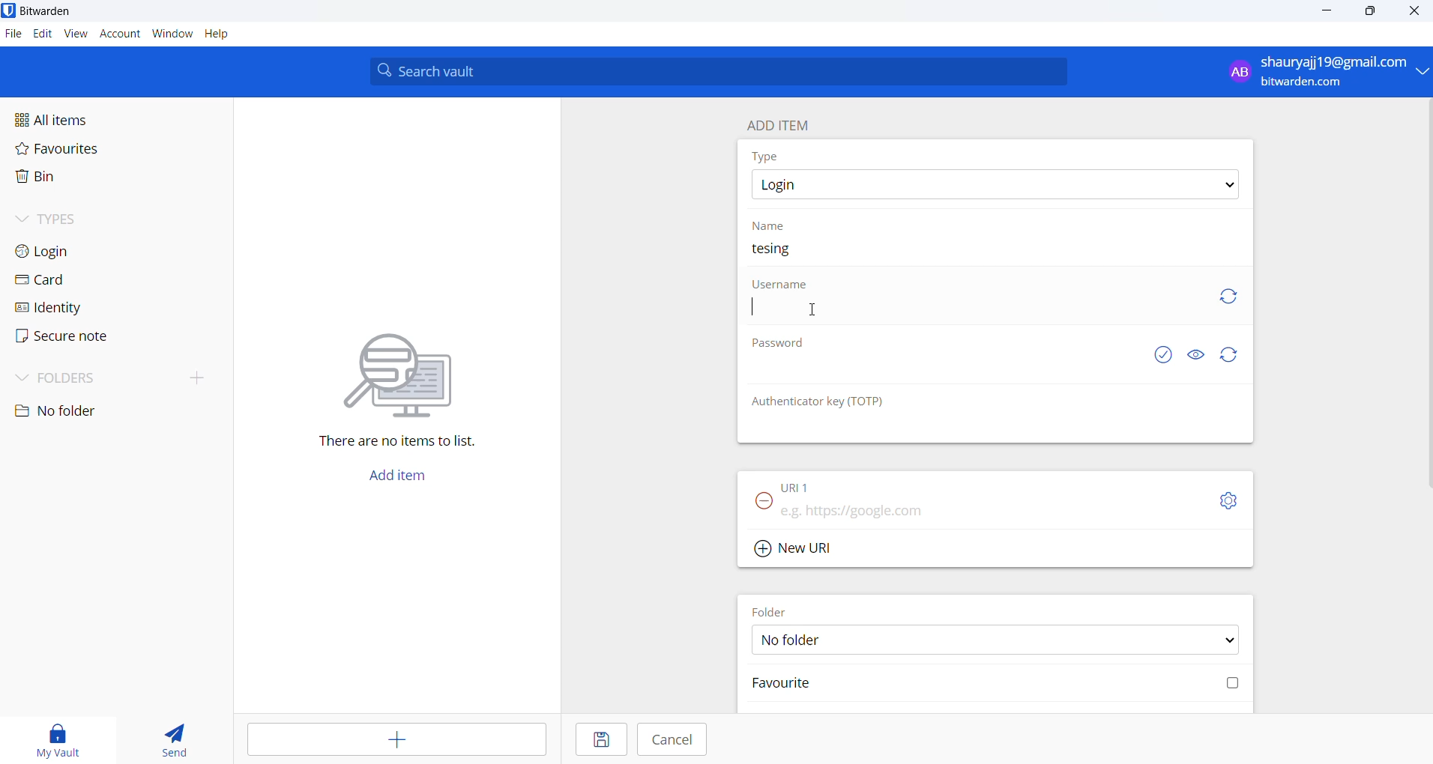 This screenshot has height=764, width=1433. I want to click on entered entry name, so click(781, 249).